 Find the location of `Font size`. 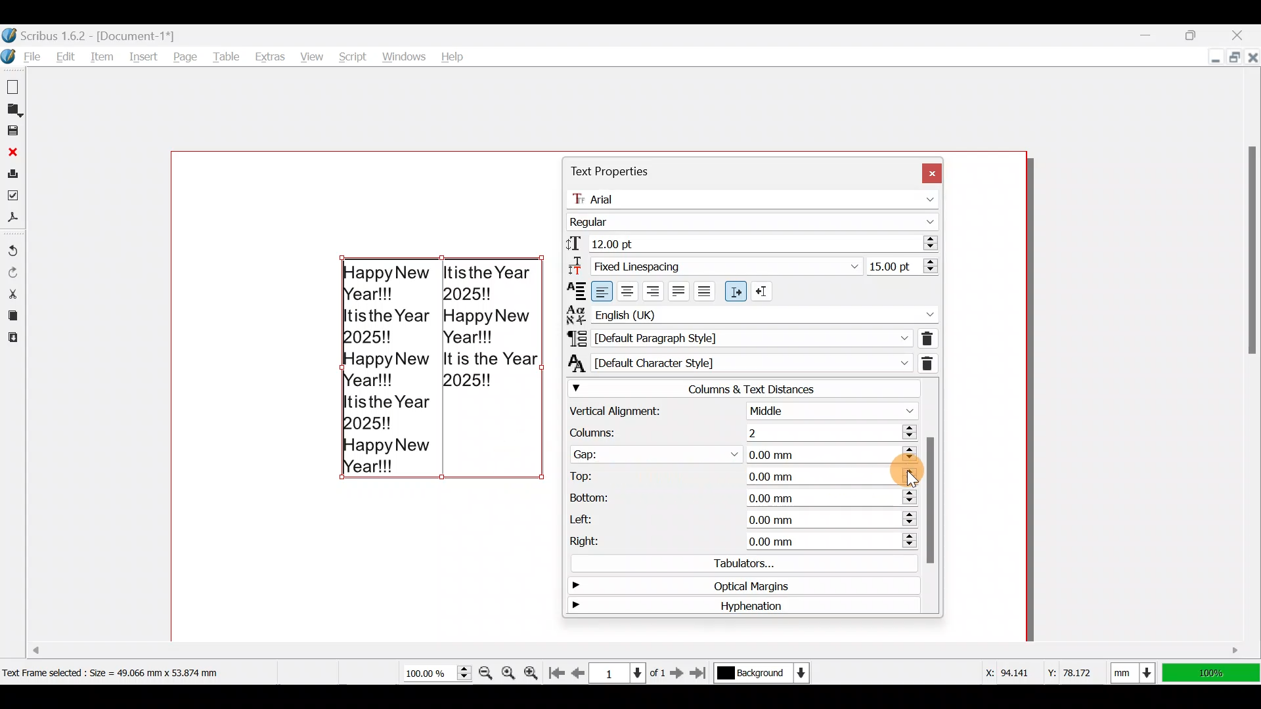

Font size is located at coordinates (750, 243).